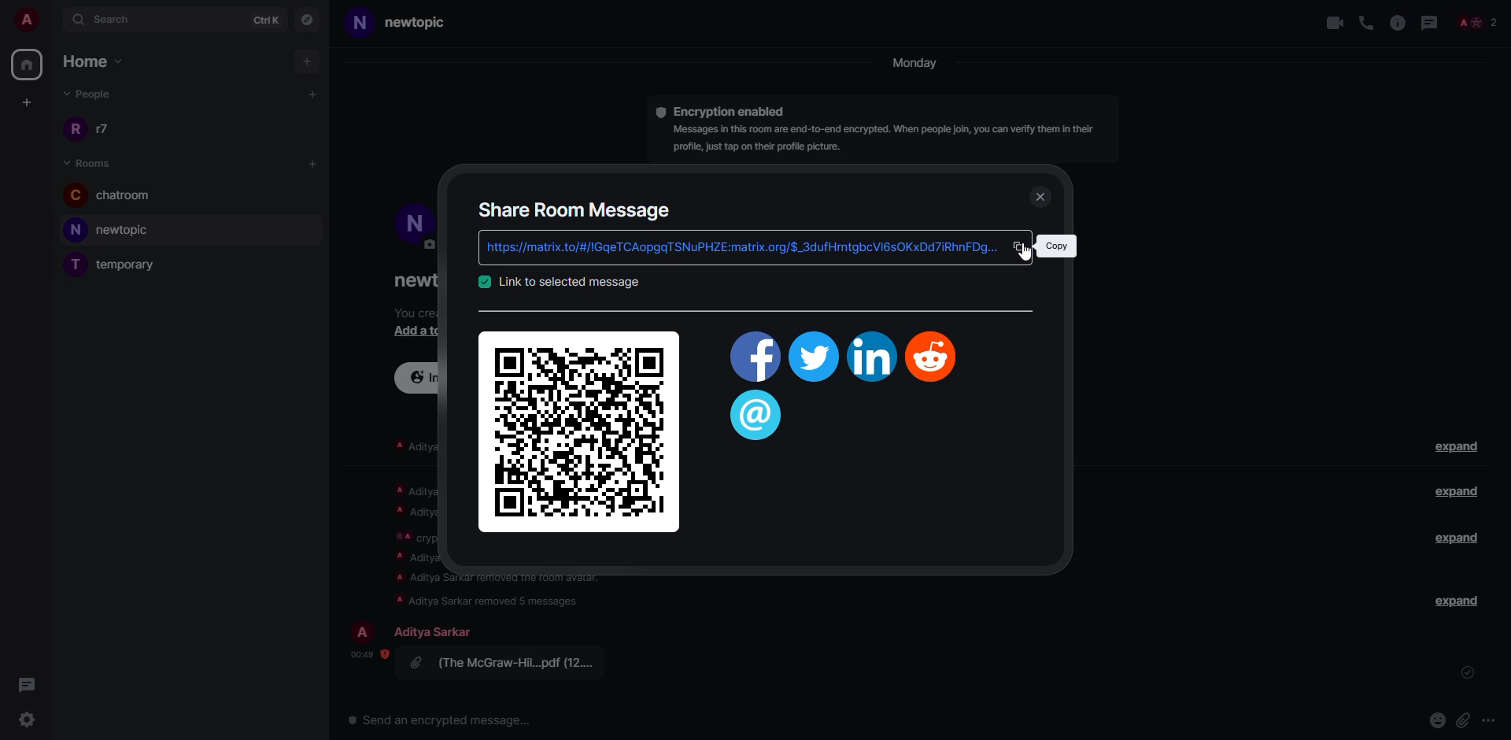  Describe the element at coordinates (577, 209) in the screenshot. I see `share message` at that location.